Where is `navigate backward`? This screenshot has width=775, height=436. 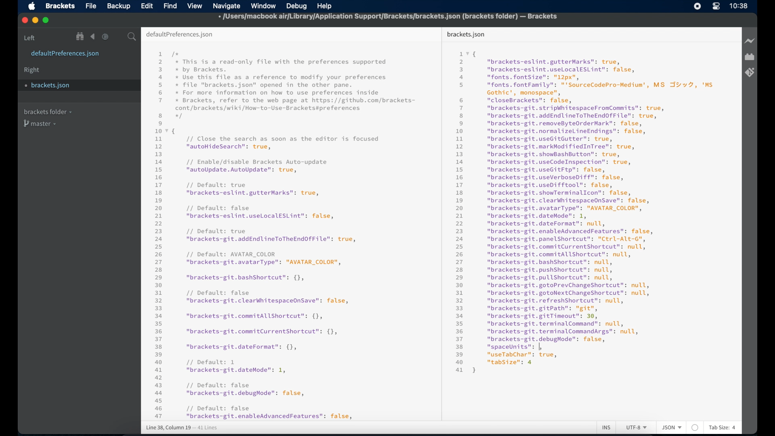
navigate backward is located at coordinates (93, 37).